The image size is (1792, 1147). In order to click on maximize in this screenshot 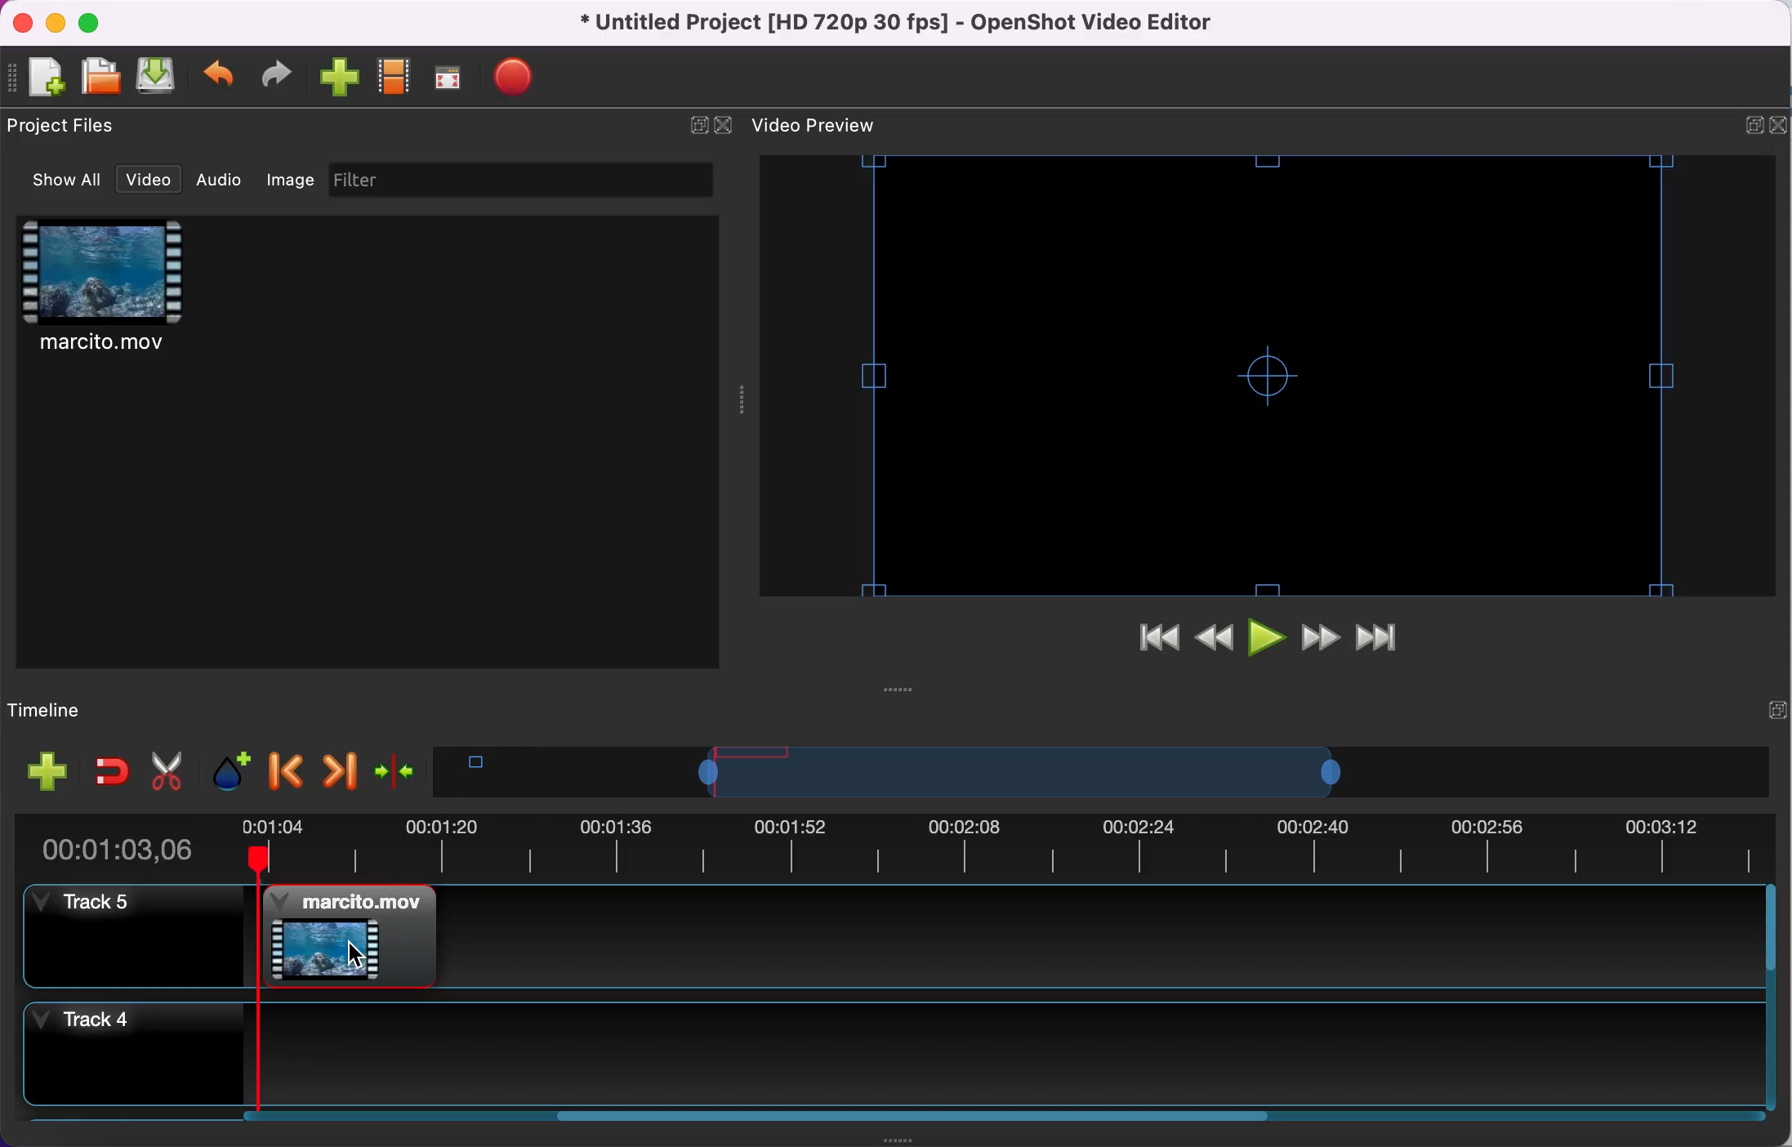, I will do `click(94, 22)`.